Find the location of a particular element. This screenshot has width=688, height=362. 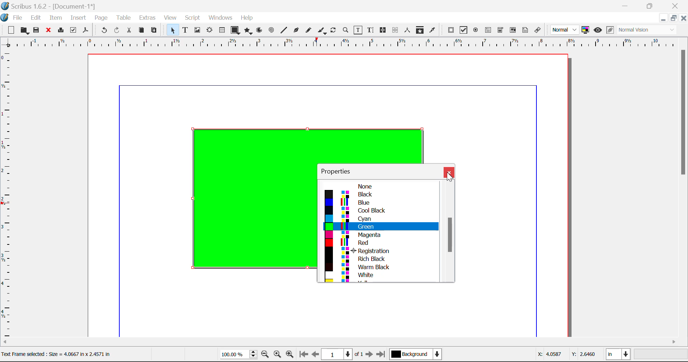

Green Selected is located at coordinates (381, 226).